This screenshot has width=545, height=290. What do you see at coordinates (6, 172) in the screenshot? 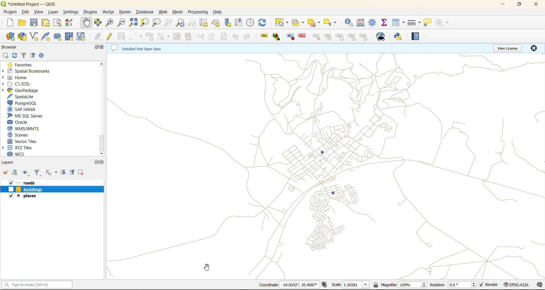
I see `open` at bounding box center [6, 172].